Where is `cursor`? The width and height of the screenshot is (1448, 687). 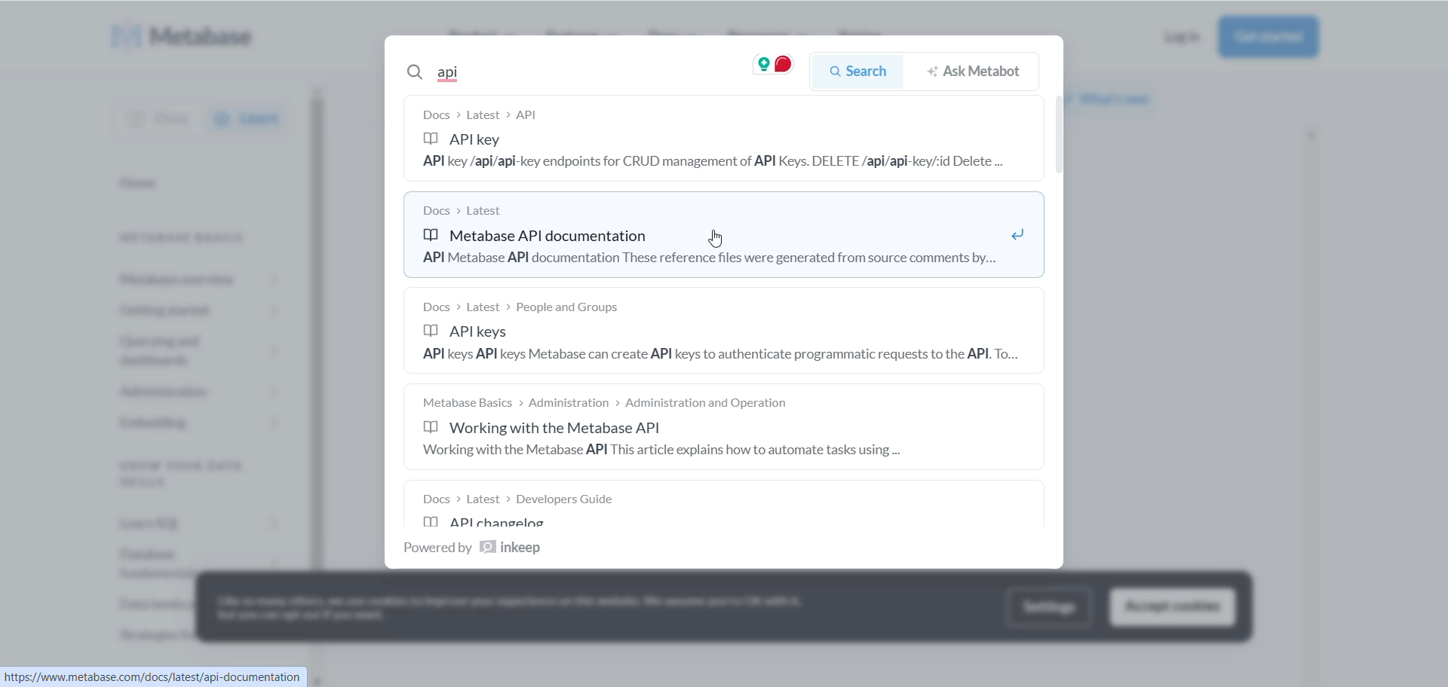 cursor is located at coordinates (716, 237).